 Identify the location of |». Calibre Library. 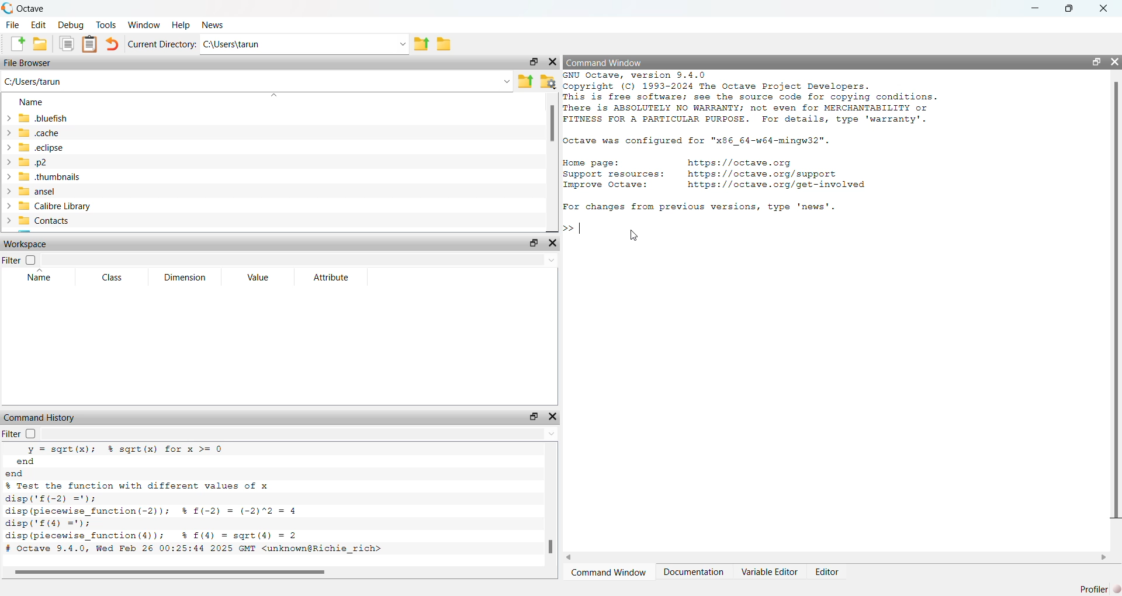
(50, 206).